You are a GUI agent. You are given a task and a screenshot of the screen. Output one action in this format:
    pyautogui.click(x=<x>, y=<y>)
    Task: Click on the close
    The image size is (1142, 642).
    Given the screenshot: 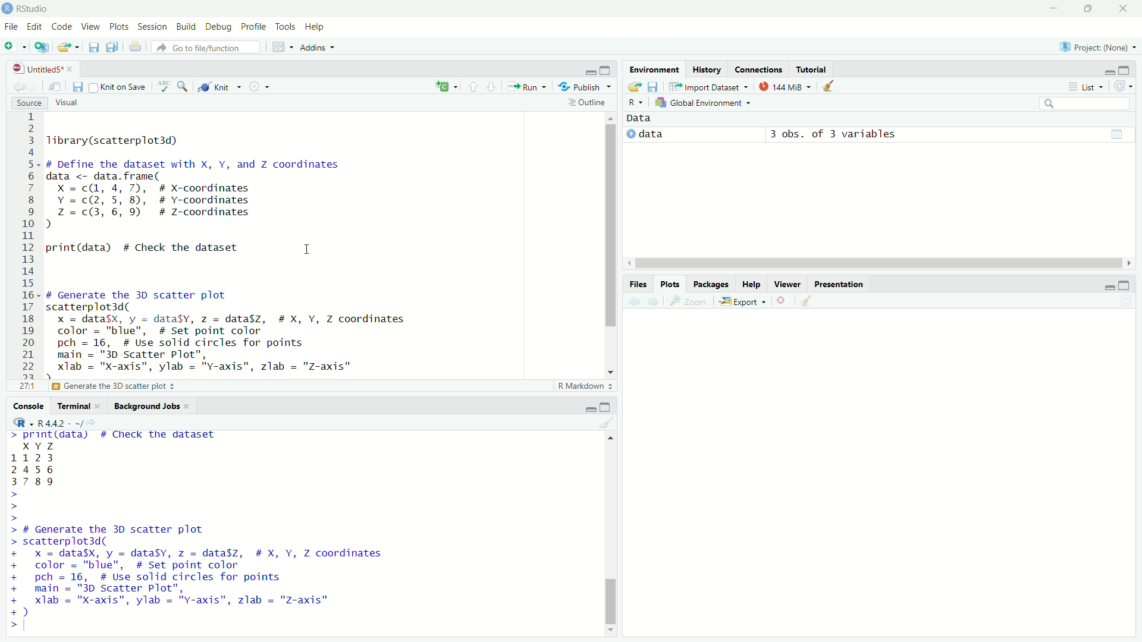 What is the action you would take?
    pyautogui.click(x=75, y=70)
    